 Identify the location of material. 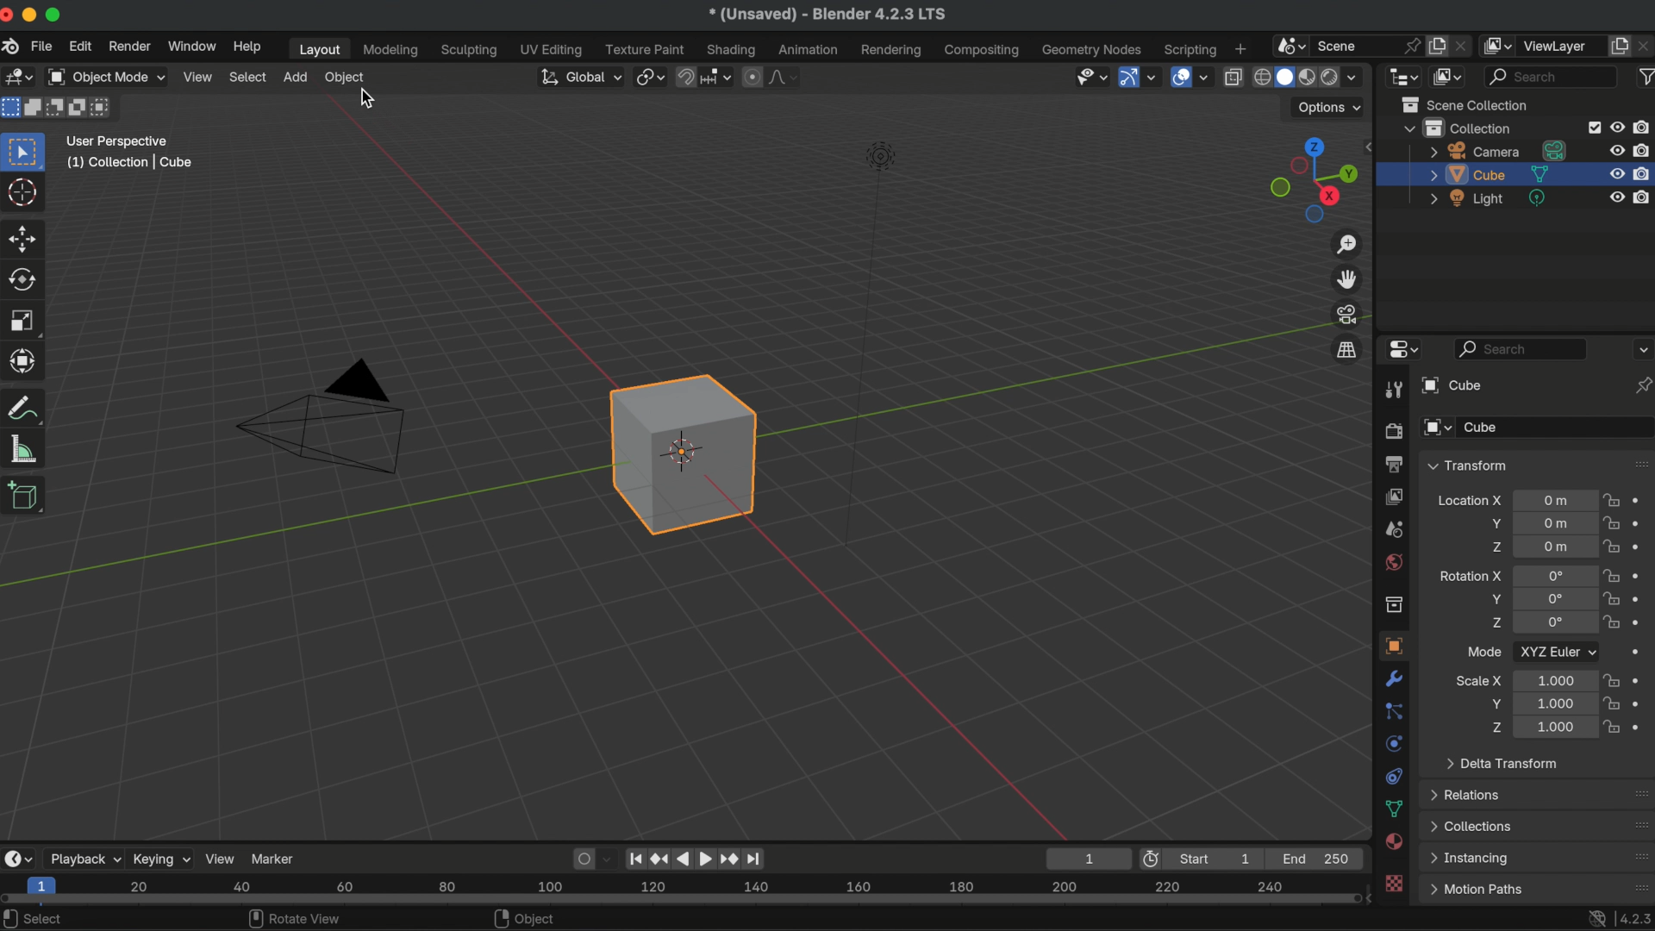
(1395, 843).